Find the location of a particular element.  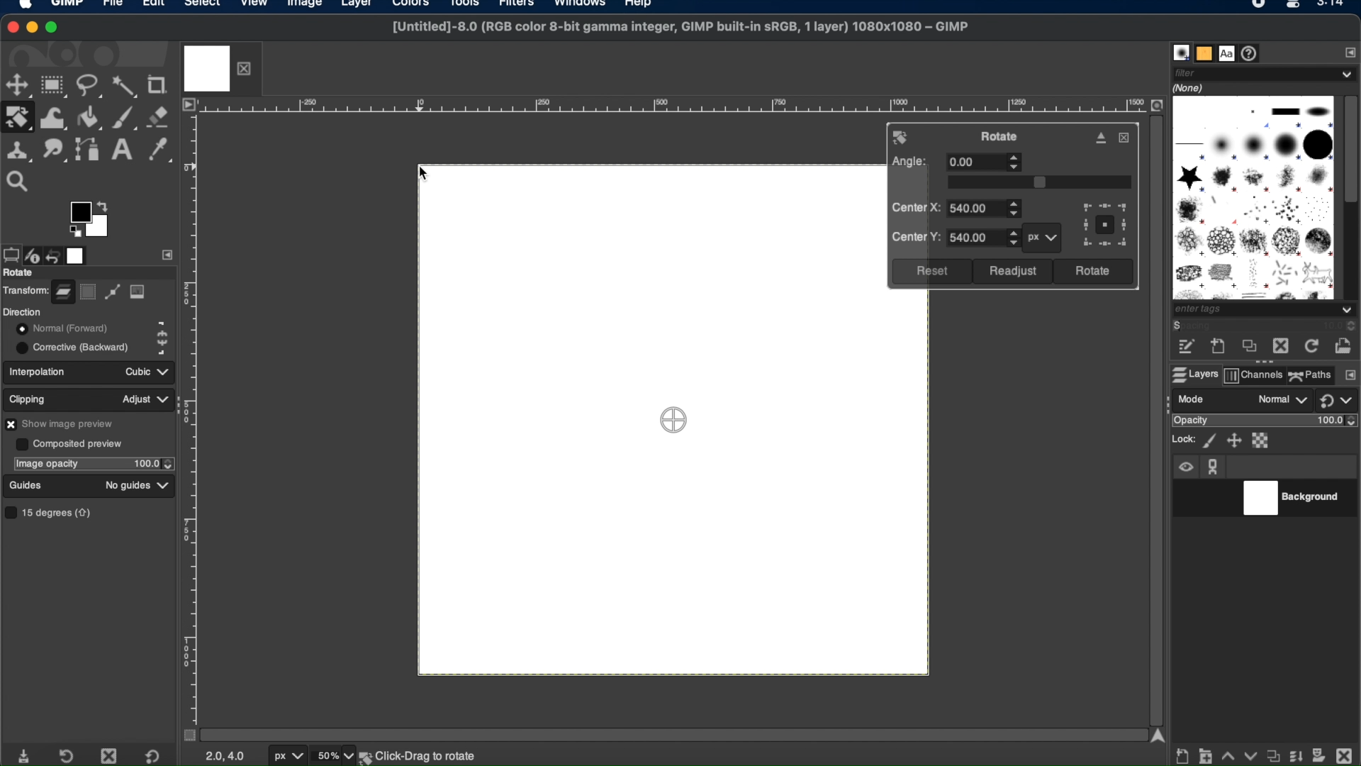

margin is located at coordinates (194, 416).